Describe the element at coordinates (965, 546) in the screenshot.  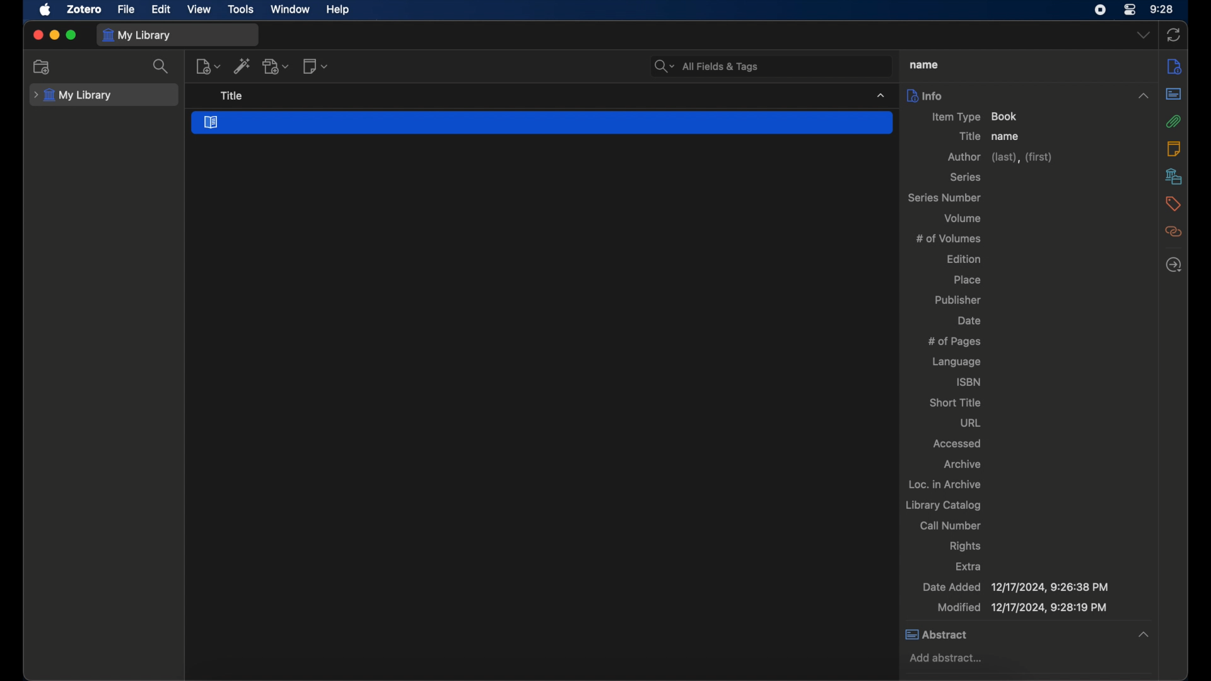
I see `rights` at that location.